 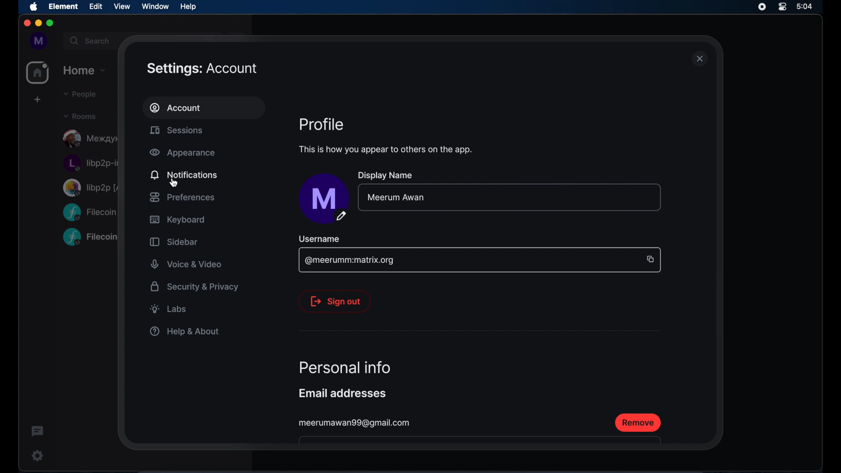 What do you see at coordinates (194, 286) in the screenshot?
I see `security and privacy` at bounding box center [194, 286].